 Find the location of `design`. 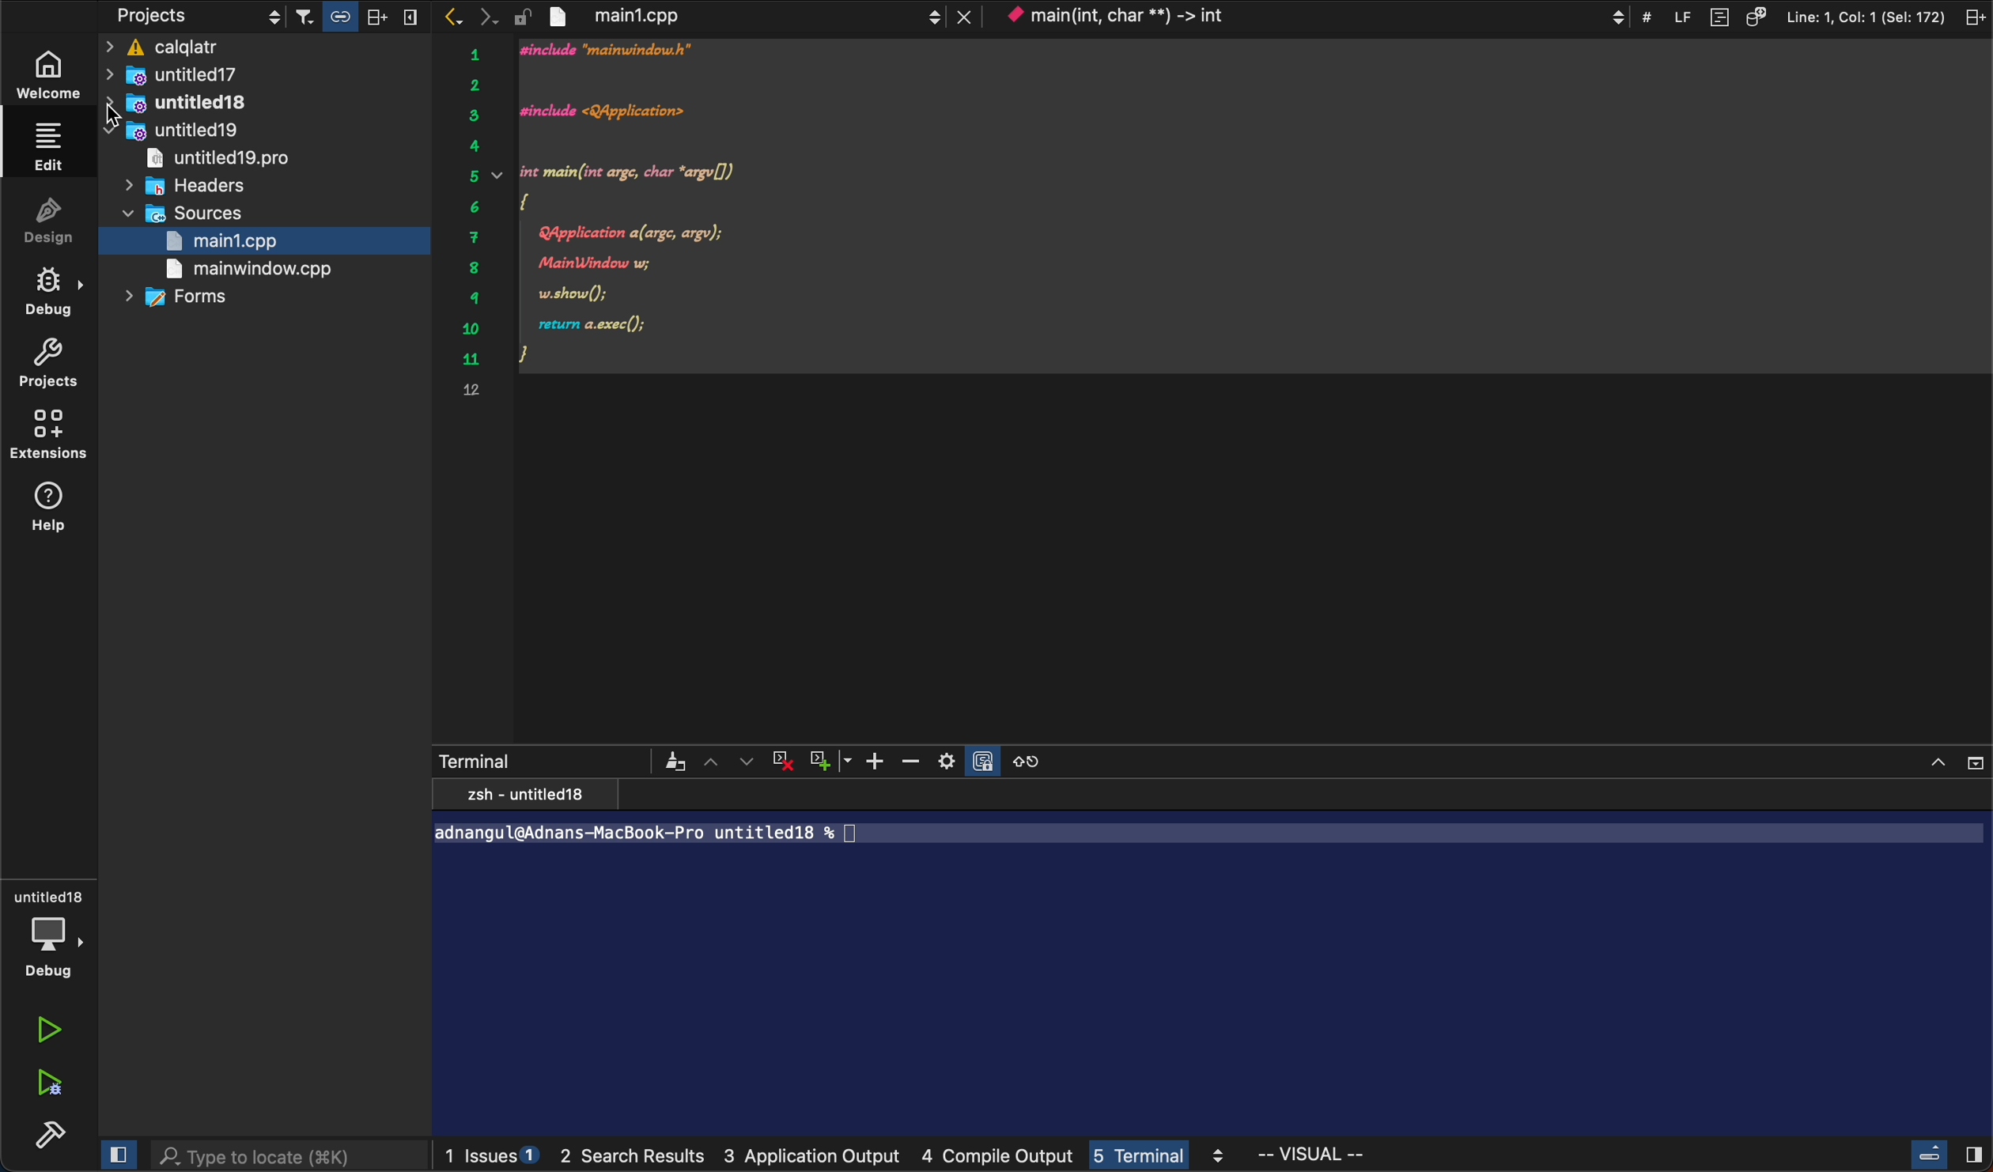

design is located at coordinates (51, 225).